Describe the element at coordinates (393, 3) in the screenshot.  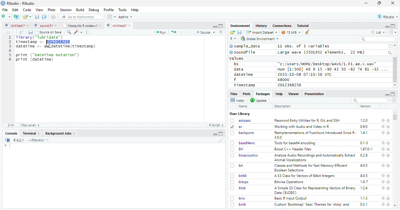
I see `close` at that location.